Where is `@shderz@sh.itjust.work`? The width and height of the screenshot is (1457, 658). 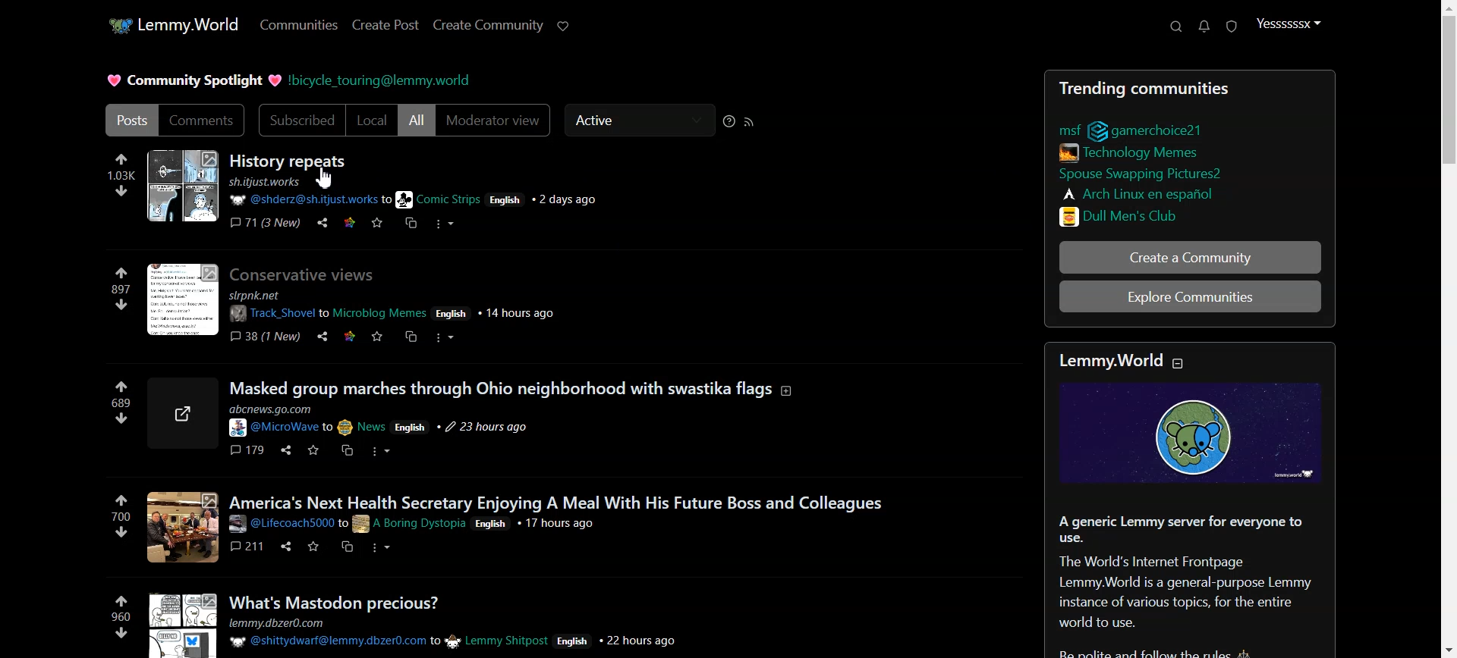 @shderz@sh.itjust.work is located at coordinates (301, 201).